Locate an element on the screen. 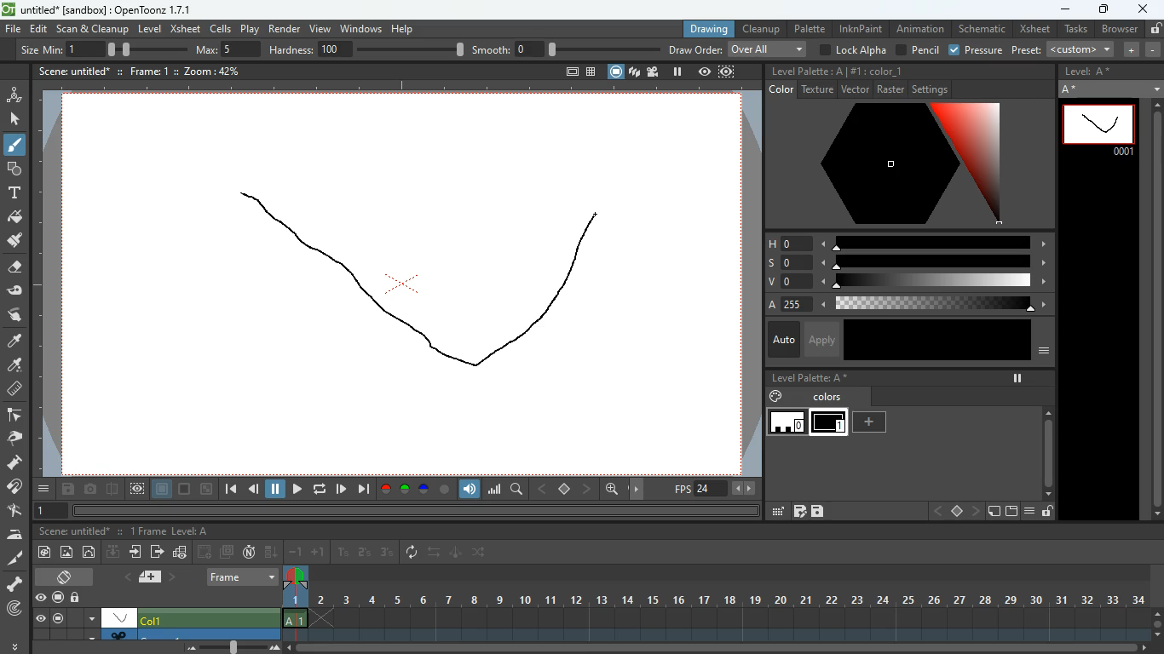  right is located at coordinates (639, 490).